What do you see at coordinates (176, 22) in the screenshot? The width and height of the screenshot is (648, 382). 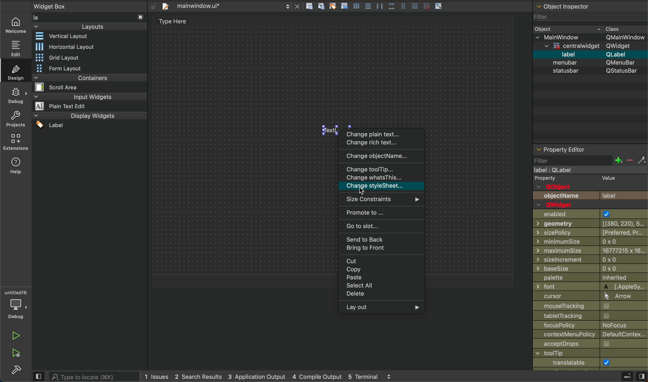 I see `type here ` at bounding box center [176, 22].